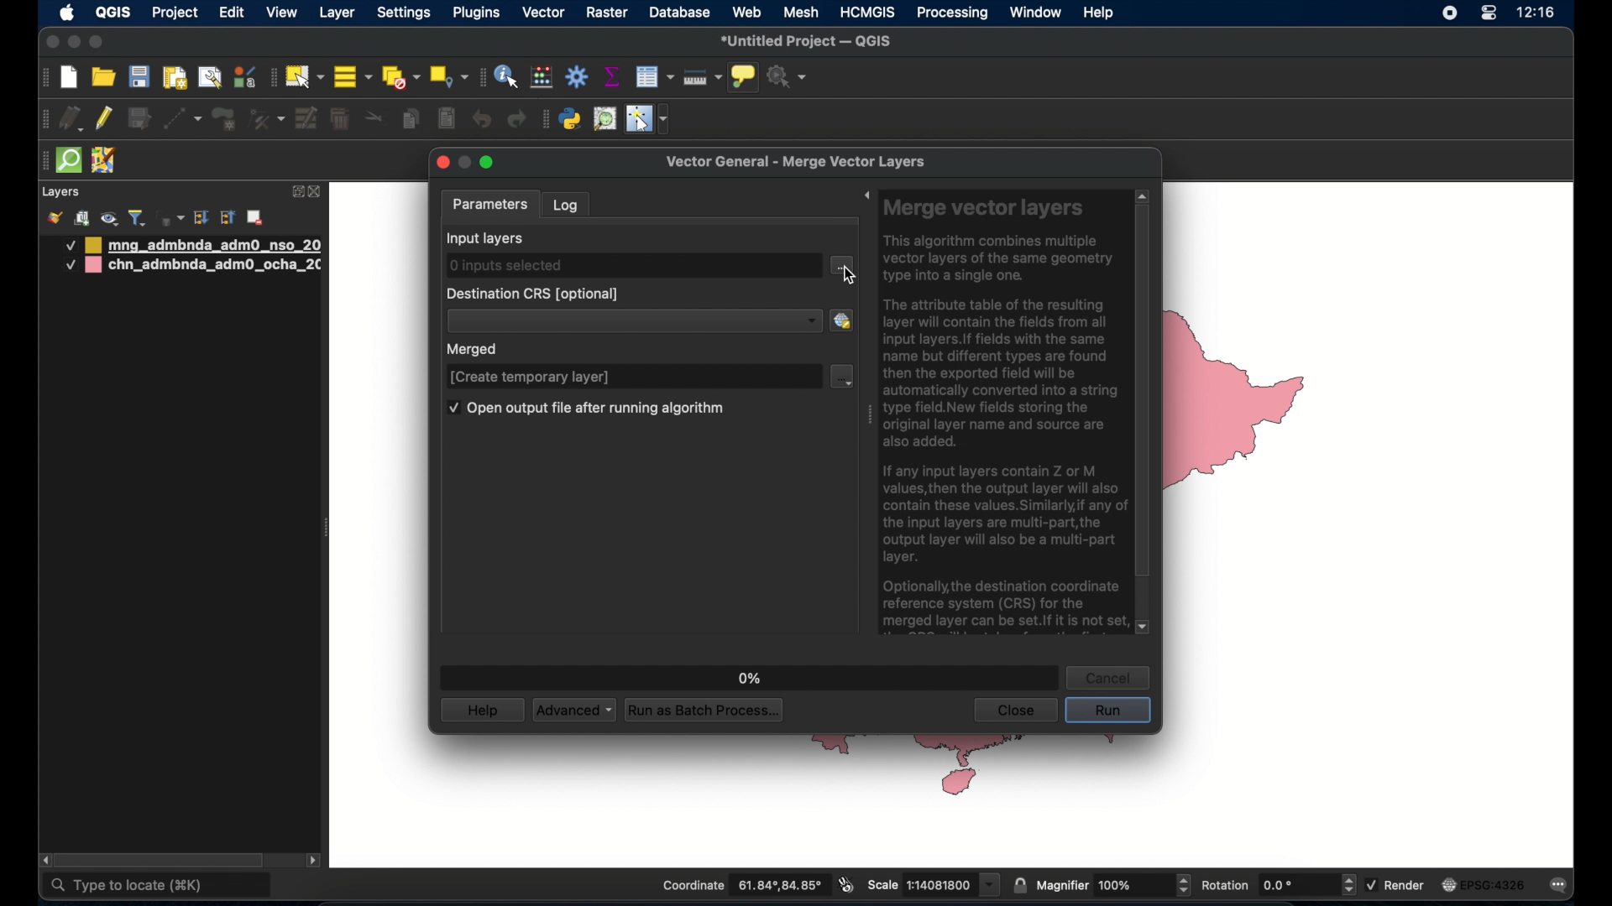 This screenshot has height=906, width=1612. Describe the element at coordinates (746, 674) in the screenshot. I see `0%` at that location.